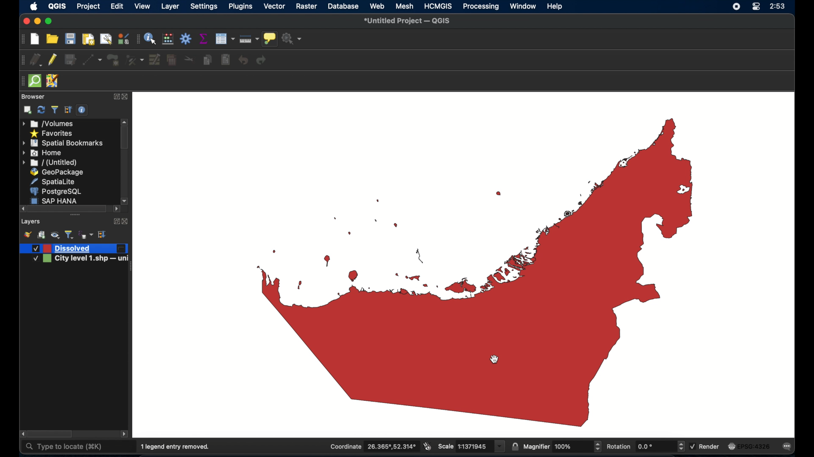 This screenshot has height=457, width=814. I want to click on maximize, so click(49, 22).